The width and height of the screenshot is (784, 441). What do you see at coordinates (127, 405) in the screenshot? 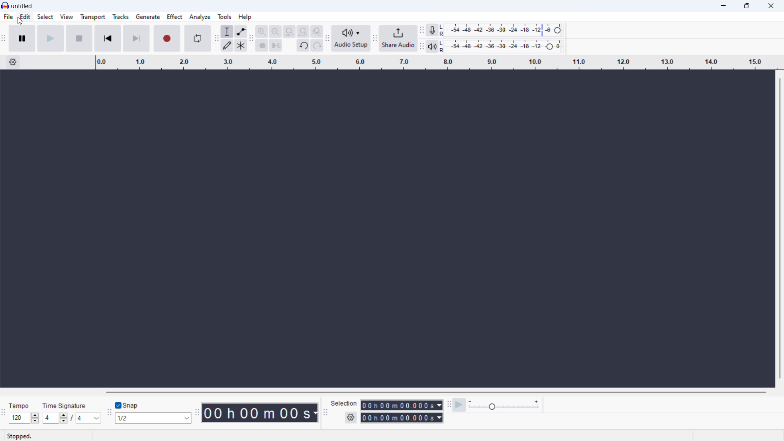
I see `toggle snap` at bounding box center [127, 405].